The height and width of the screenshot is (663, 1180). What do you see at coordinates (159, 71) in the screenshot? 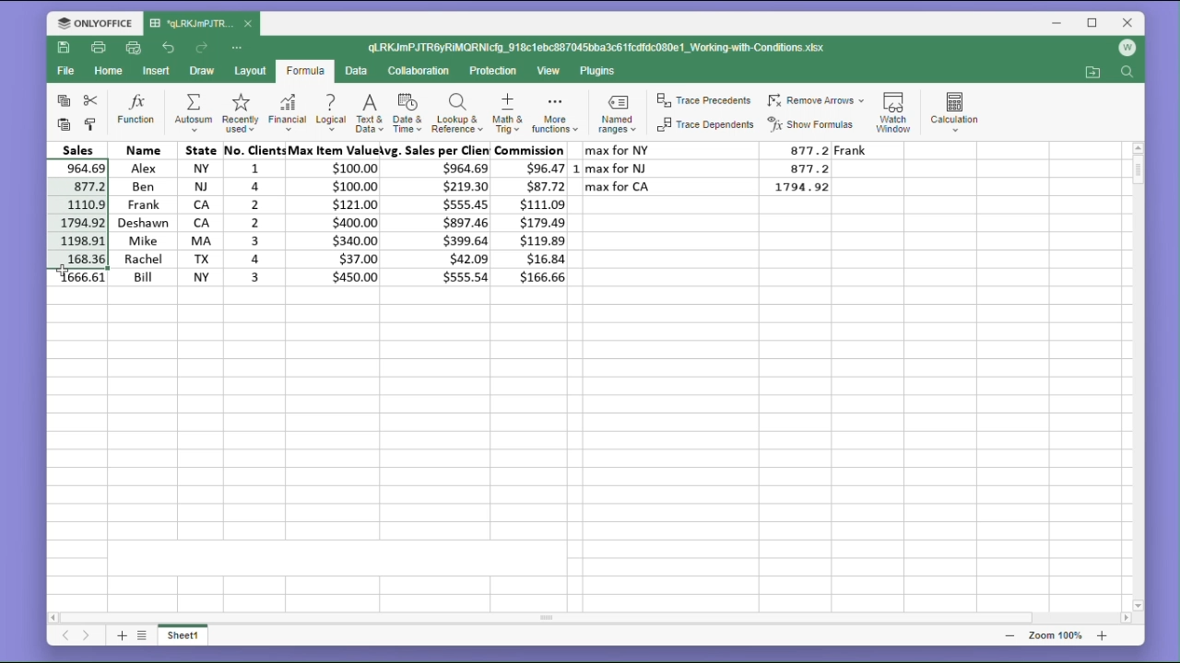
I see `insert` at bounding box center [159, 71].